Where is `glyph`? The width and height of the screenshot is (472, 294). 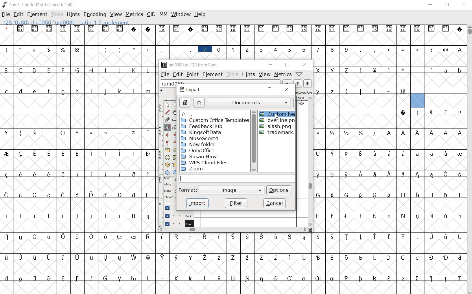
glyph is located at coordinates (275, 49).